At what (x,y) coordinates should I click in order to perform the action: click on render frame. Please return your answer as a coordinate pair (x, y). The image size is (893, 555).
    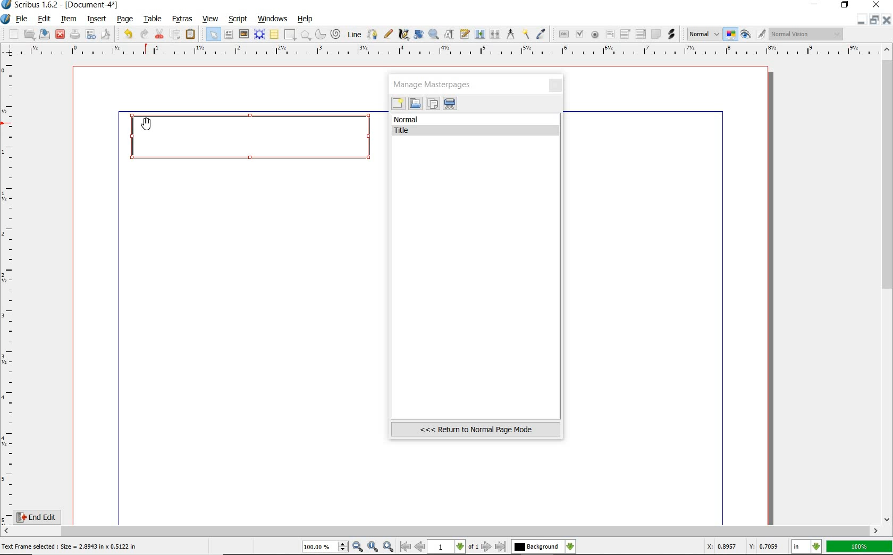
    Looking at the image, I should click on (259, 34).